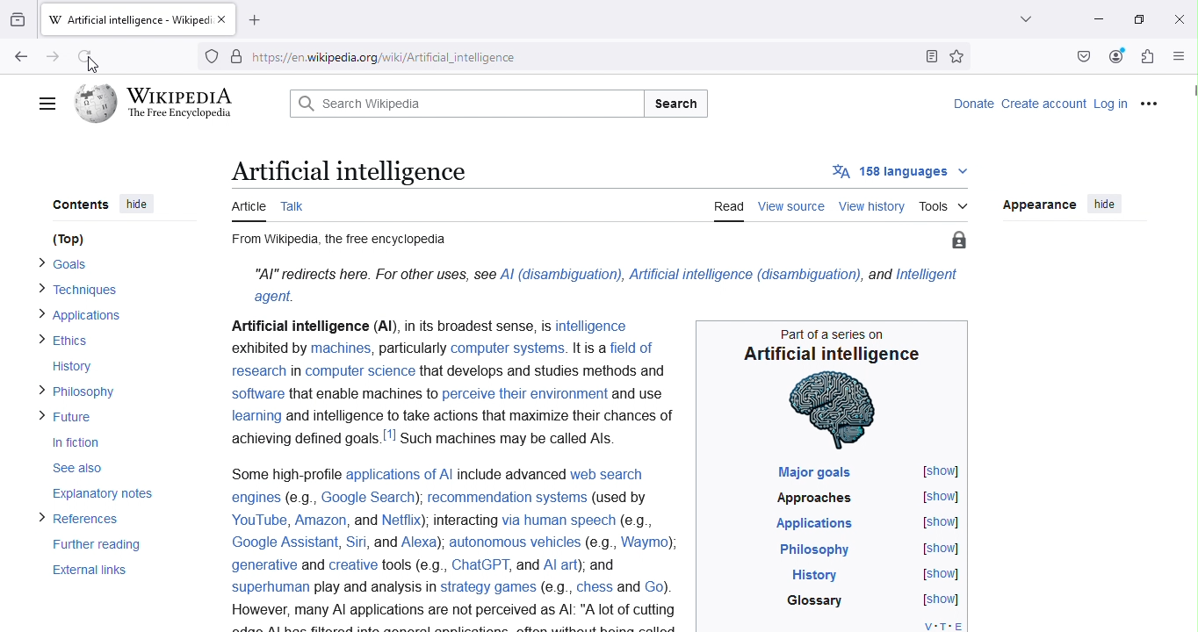 The image size is (1198, 632). What do you see at coordinates (1111, 104) in the screenshot?
I see `Log in` at bounding box center [1111, 104].